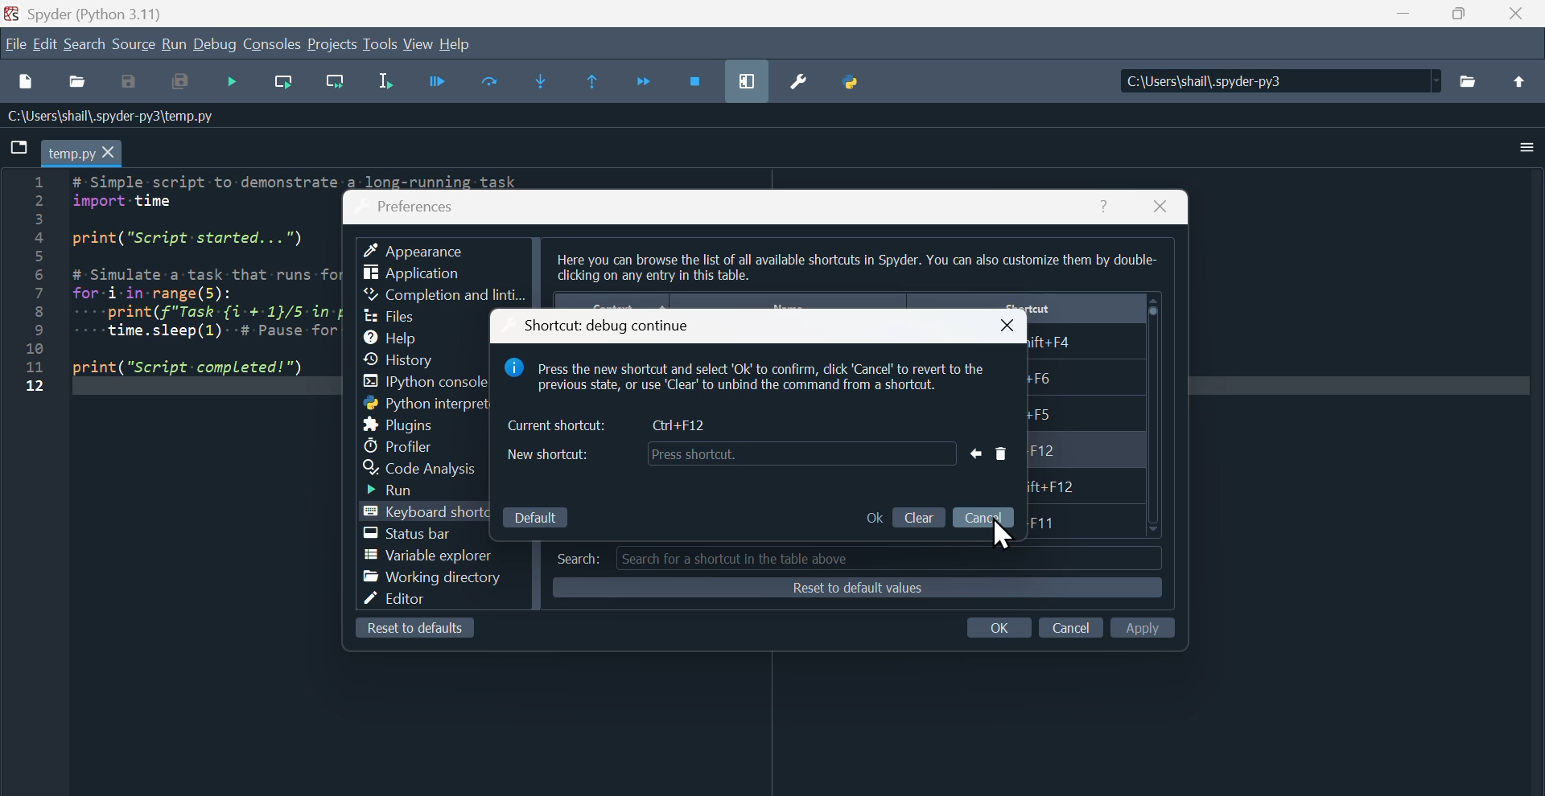 The width and height of the screenshot is (1545, 796). I want to click on Reset to defaults, so click(417, 631).